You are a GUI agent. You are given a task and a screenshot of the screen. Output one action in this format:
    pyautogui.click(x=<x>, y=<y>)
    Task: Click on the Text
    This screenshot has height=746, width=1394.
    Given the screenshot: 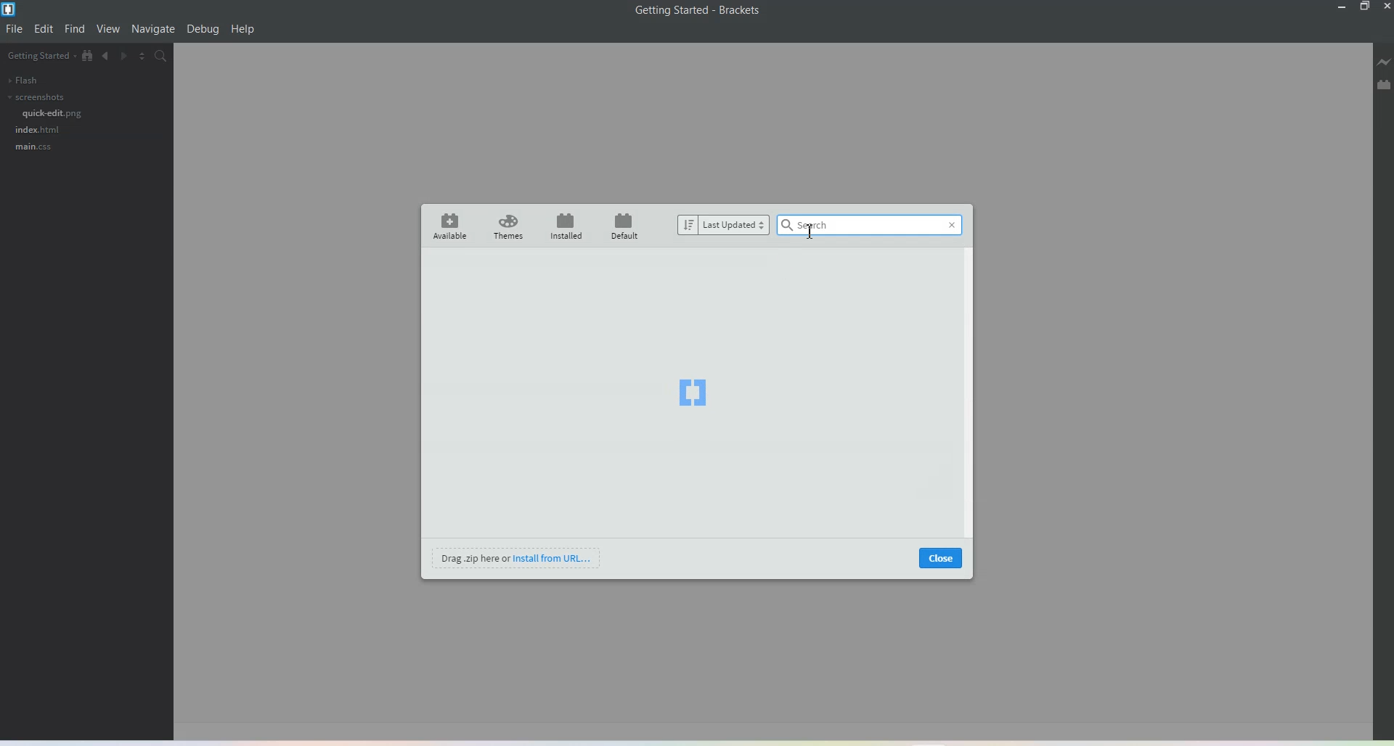 What is the action you would take?
    pyautogui.click(x=698, y=10)
    